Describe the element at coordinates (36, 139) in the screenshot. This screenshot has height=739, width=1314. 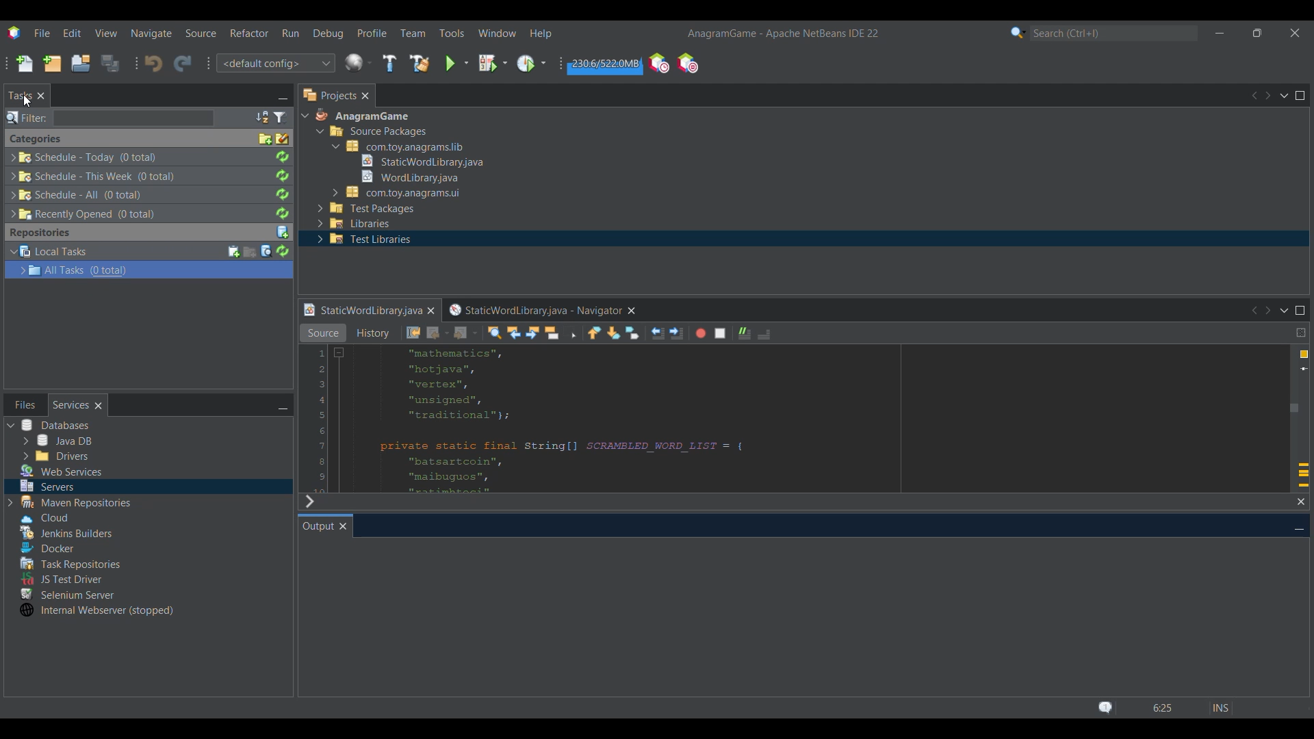
I see `Section title` at that location.